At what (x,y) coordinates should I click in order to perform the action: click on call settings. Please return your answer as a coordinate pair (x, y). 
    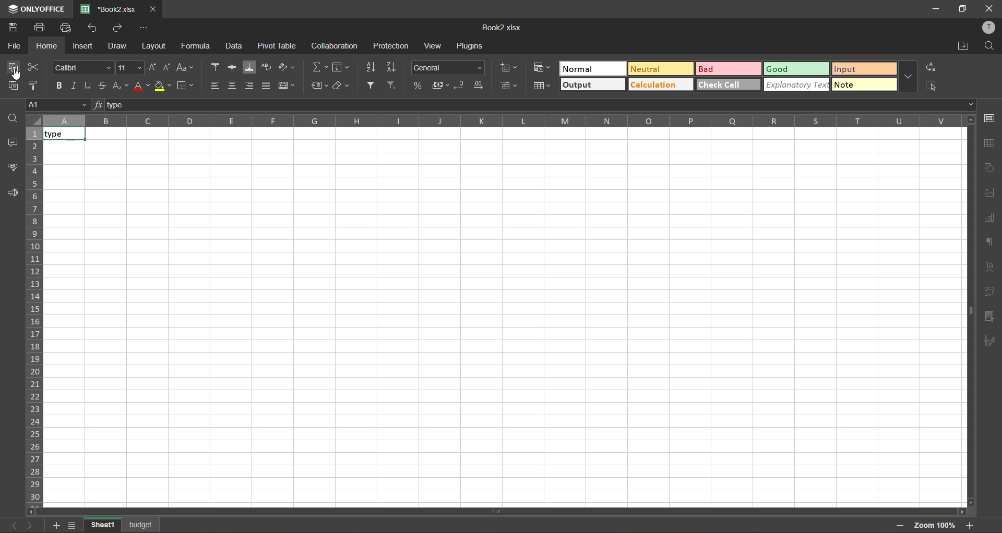
    Looking at the image, I should click on (991, 119).